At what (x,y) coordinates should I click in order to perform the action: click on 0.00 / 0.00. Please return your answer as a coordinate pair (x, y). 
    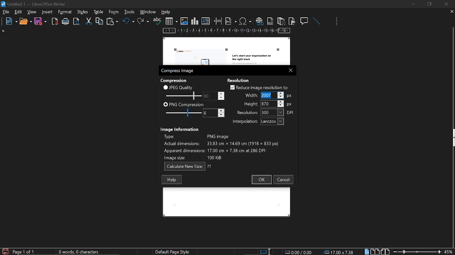
    Looking at the image, I should click on (299, 251).